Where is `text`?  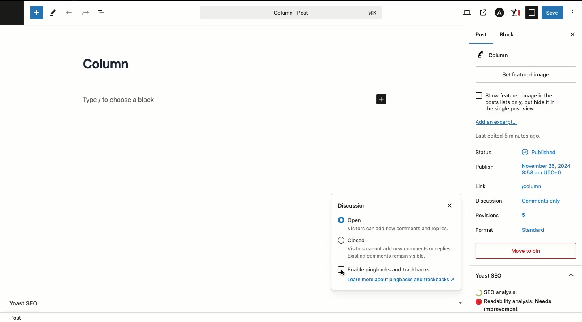
text is located at coordinates (525, 214).